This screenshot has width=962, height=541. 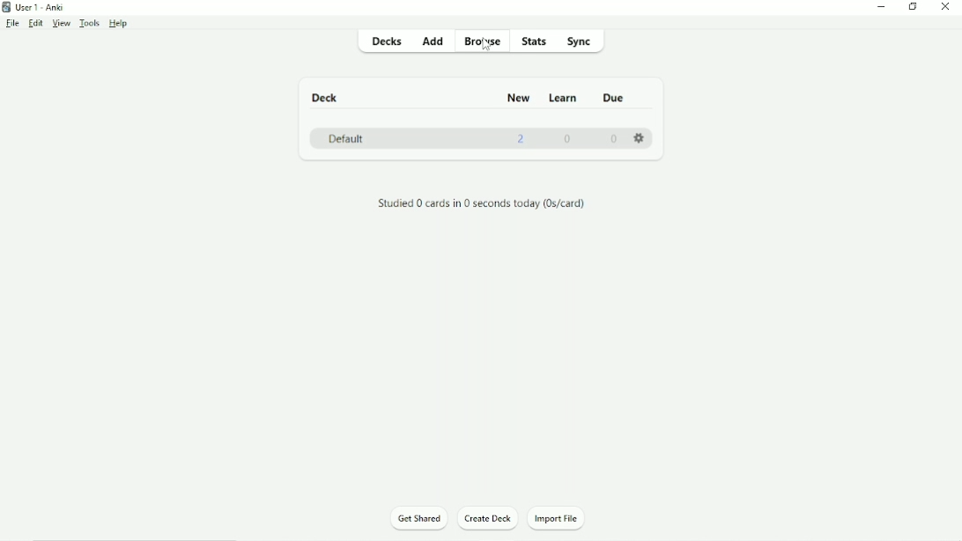 I want to click on User 1 - Anki, so click(x=37, y=7).